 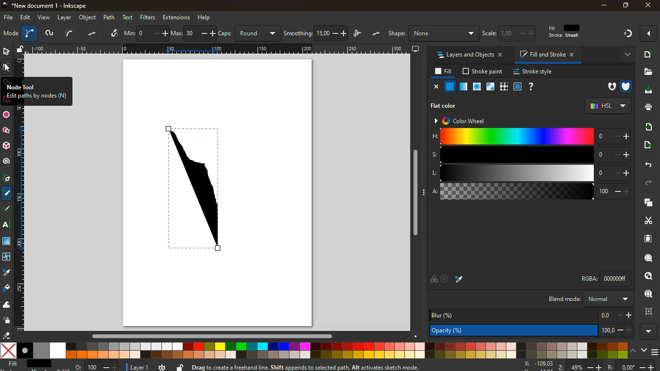 What do you see at coordinates (647, 238) in the screenshot?
I see `paper` at bounding box center [647, 238].